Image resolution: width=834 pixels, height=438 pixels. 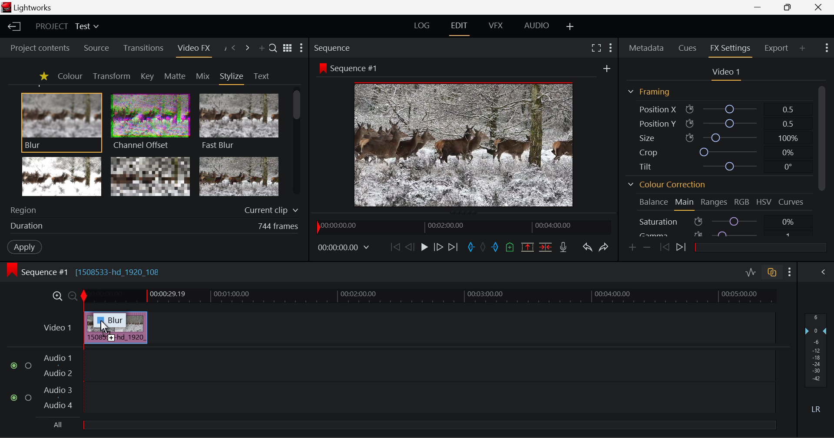 I want to click on Mosaic, so click(x=151, y=177).